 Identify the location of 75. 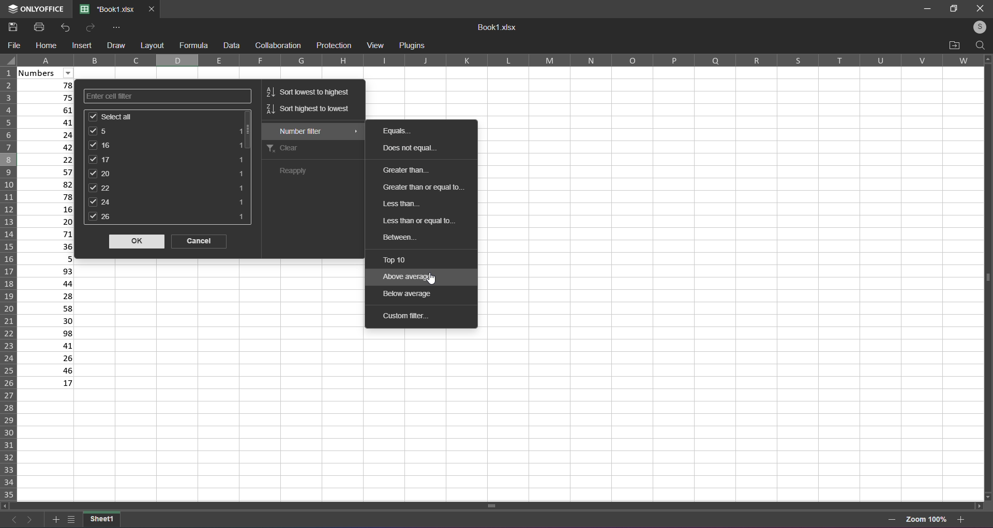
(48, 96).